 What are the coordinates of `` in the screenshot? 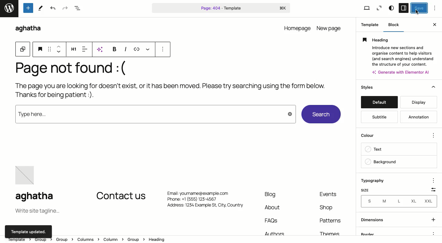 It's located at (169, 91).